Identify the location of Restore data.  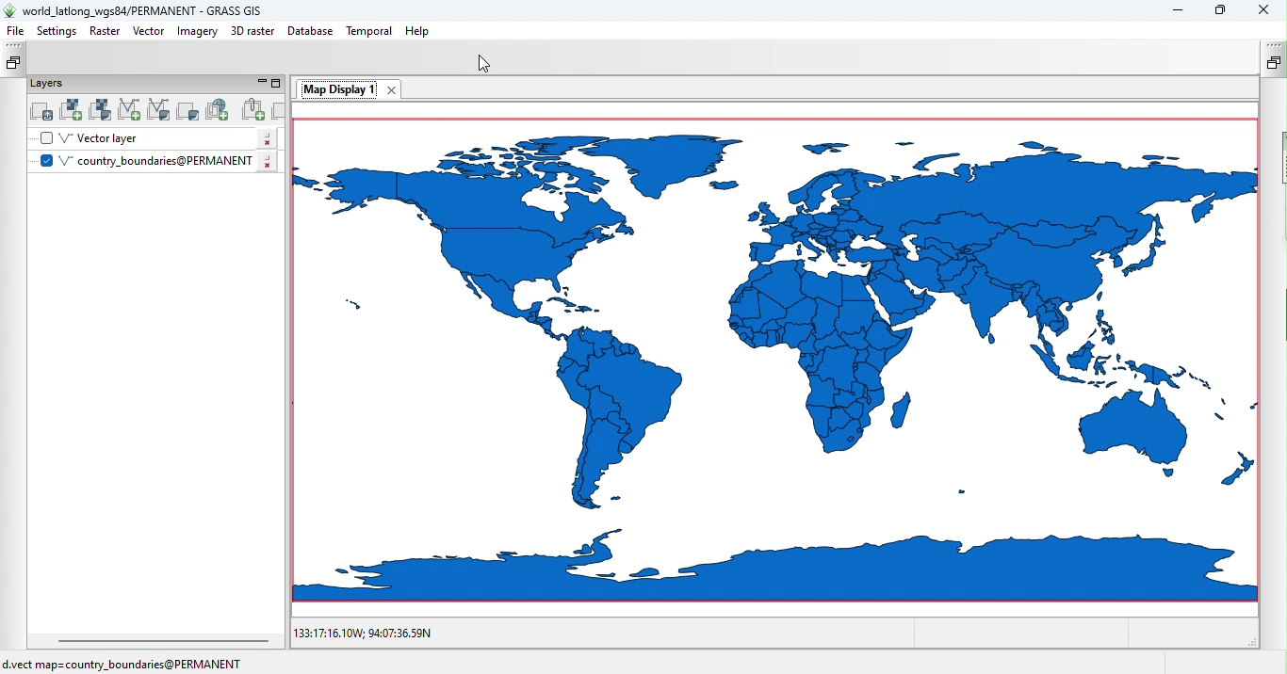
(15, 56).